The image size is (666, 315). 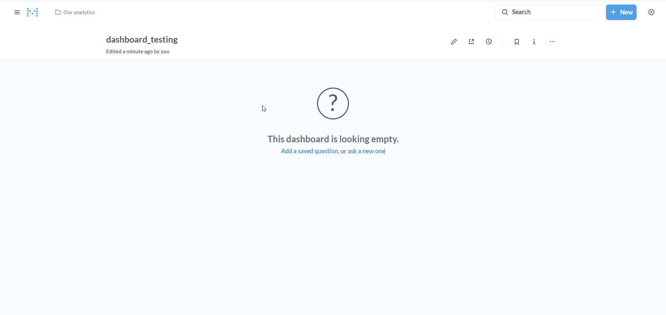 What do you see at coordinates (555, 43) in the screenshot?
I see `menu` at bounding box center [555, 43].